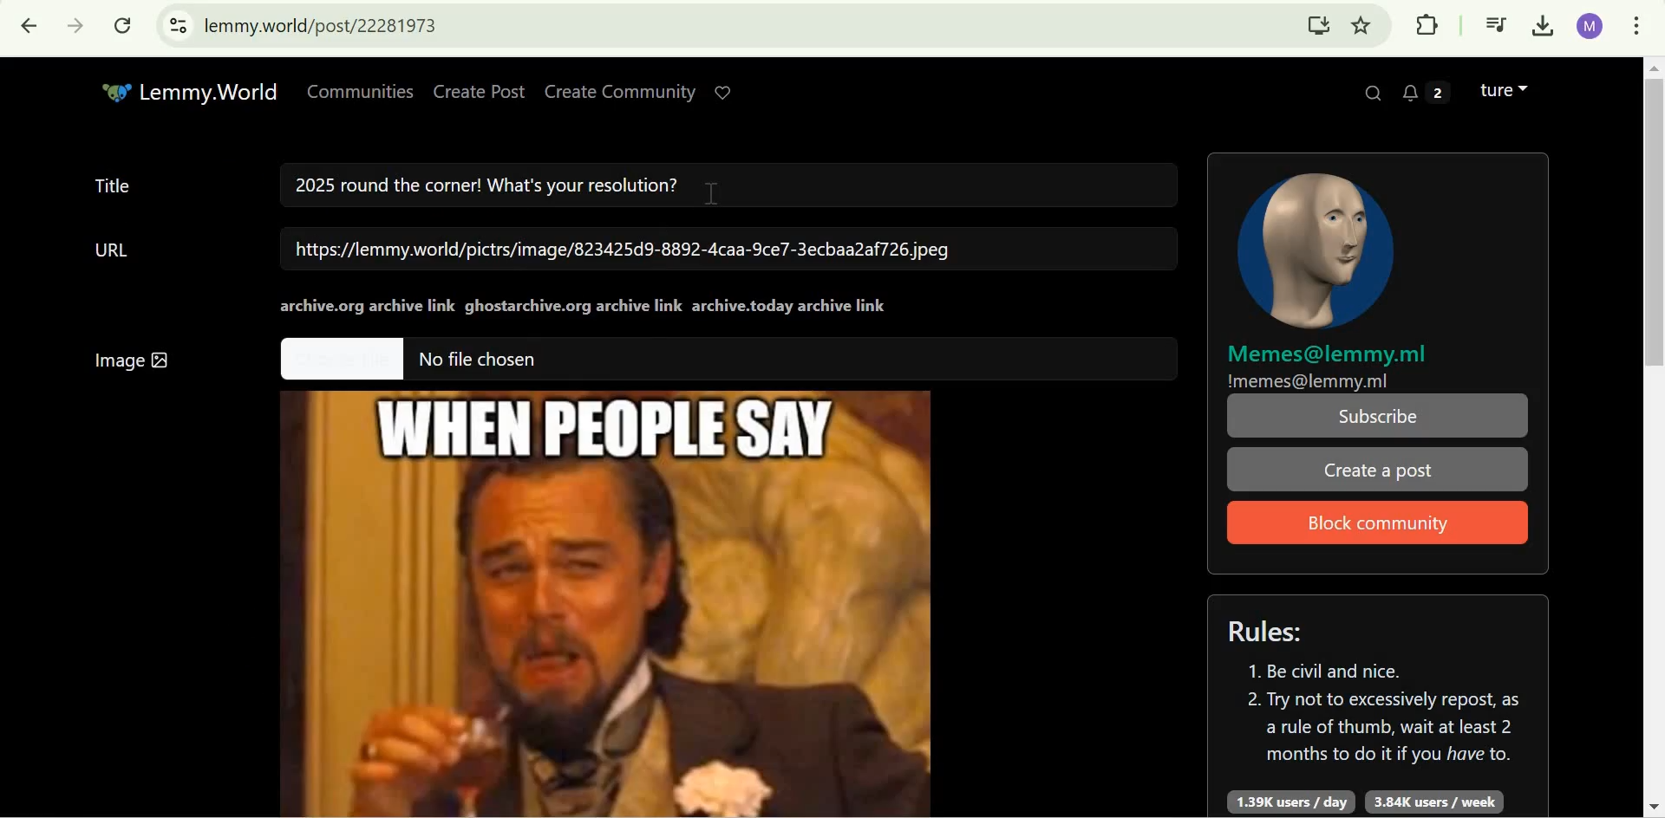 The image size is (1665, 818). What do you see at coordinates (341, 360) in the screenshot?
I see `` at bounding box center [341, 360].